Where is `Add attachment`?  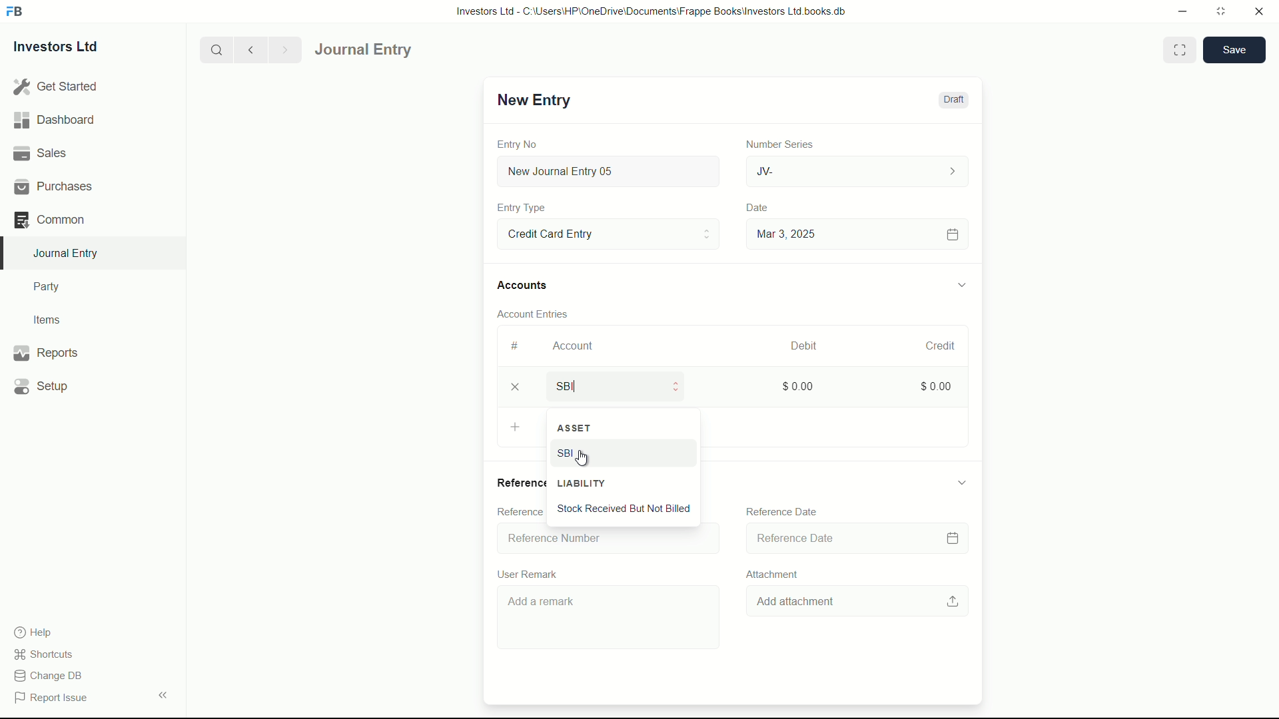
Add attachment is located at coordinates (861, 600).